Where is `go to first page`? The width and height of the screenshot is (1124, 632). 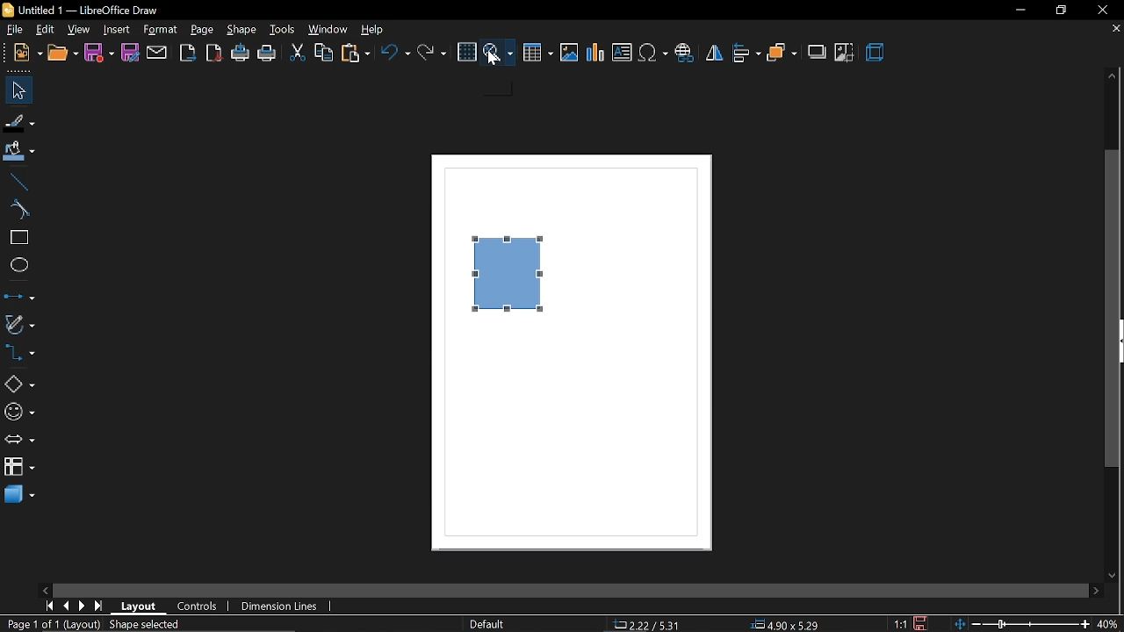 go to first page is located at coordinates (51, 607).